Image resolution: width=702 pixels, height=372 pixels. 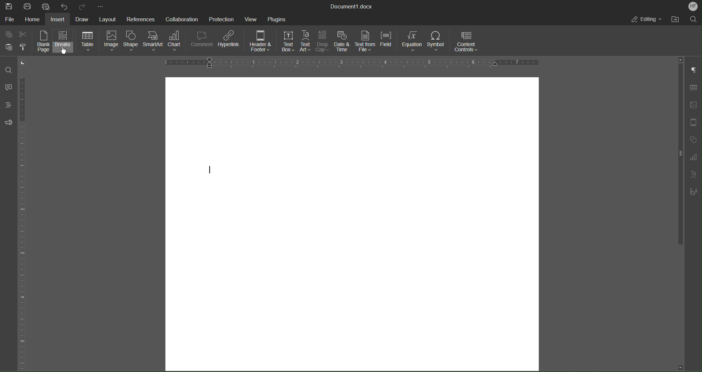 What do you see at coordinates (693, 105) in the screenshot?
I see `Image Settings` at bounding box center [693, 105].